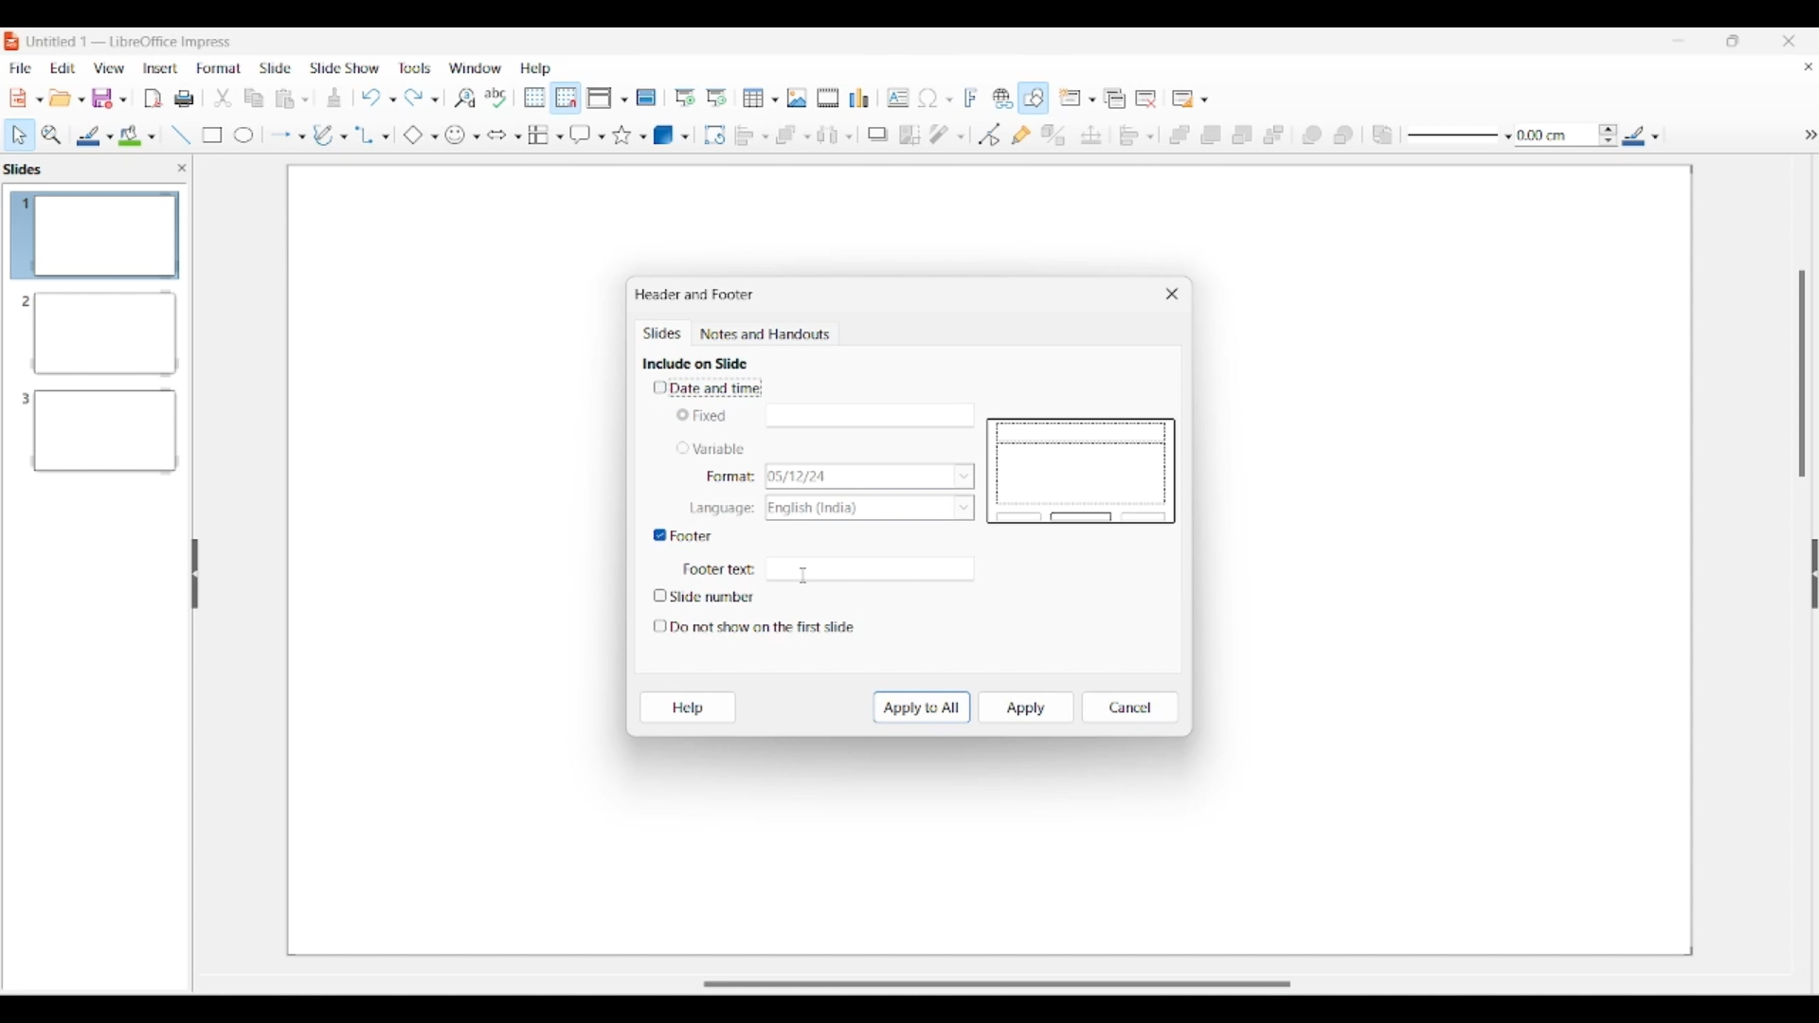 This screenshot has width=1819, height=1023. What do you see at coordinates (858, 98) in the screenshot?
I see `Insert chart` at bounding box center [858, 98].